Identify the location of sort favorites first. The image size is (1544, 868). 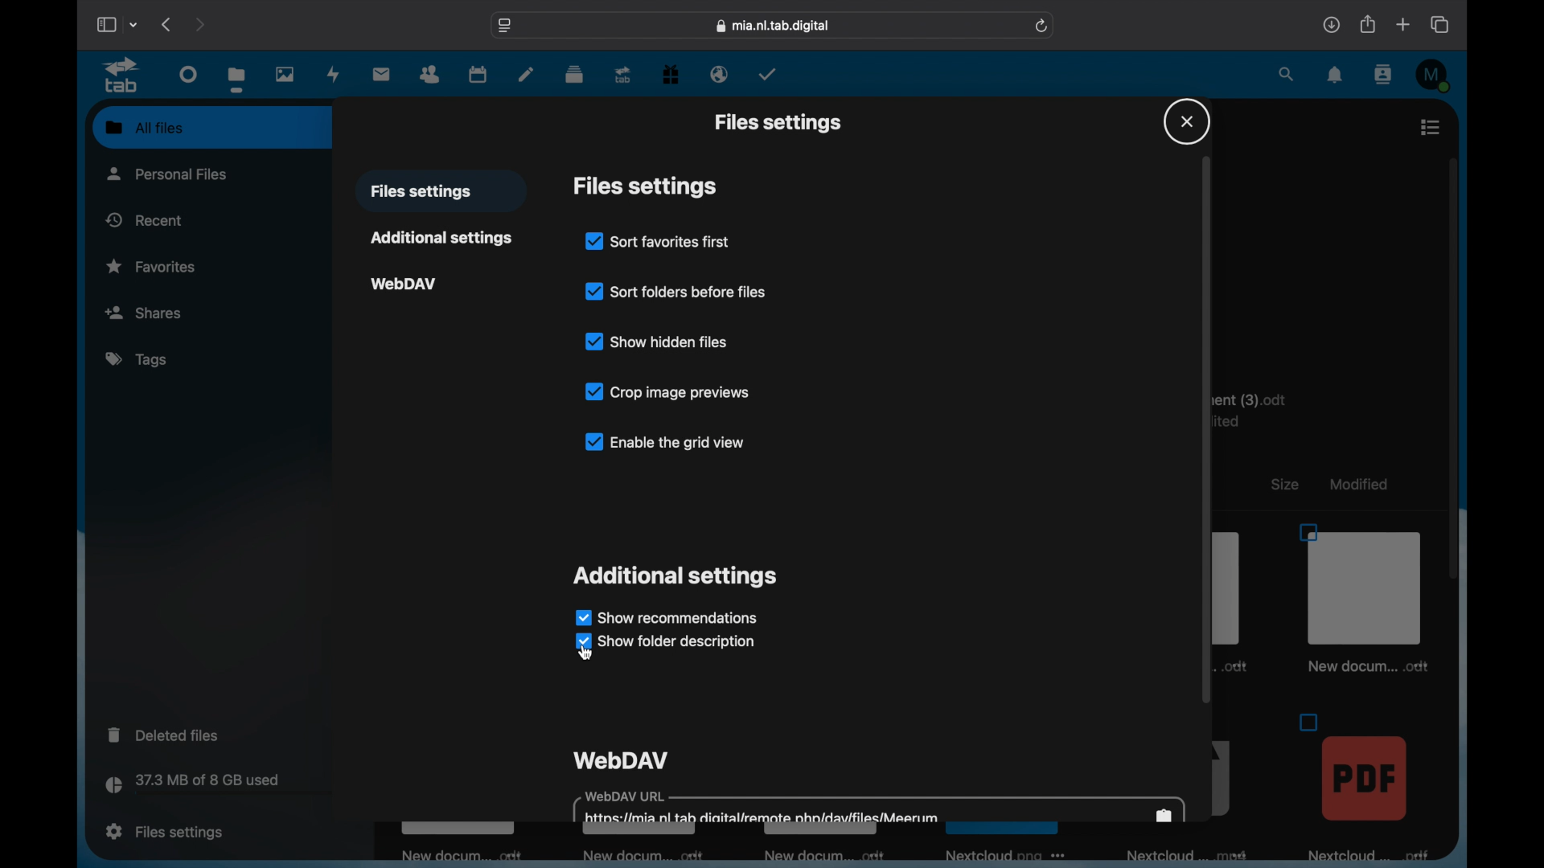
(657, 241).